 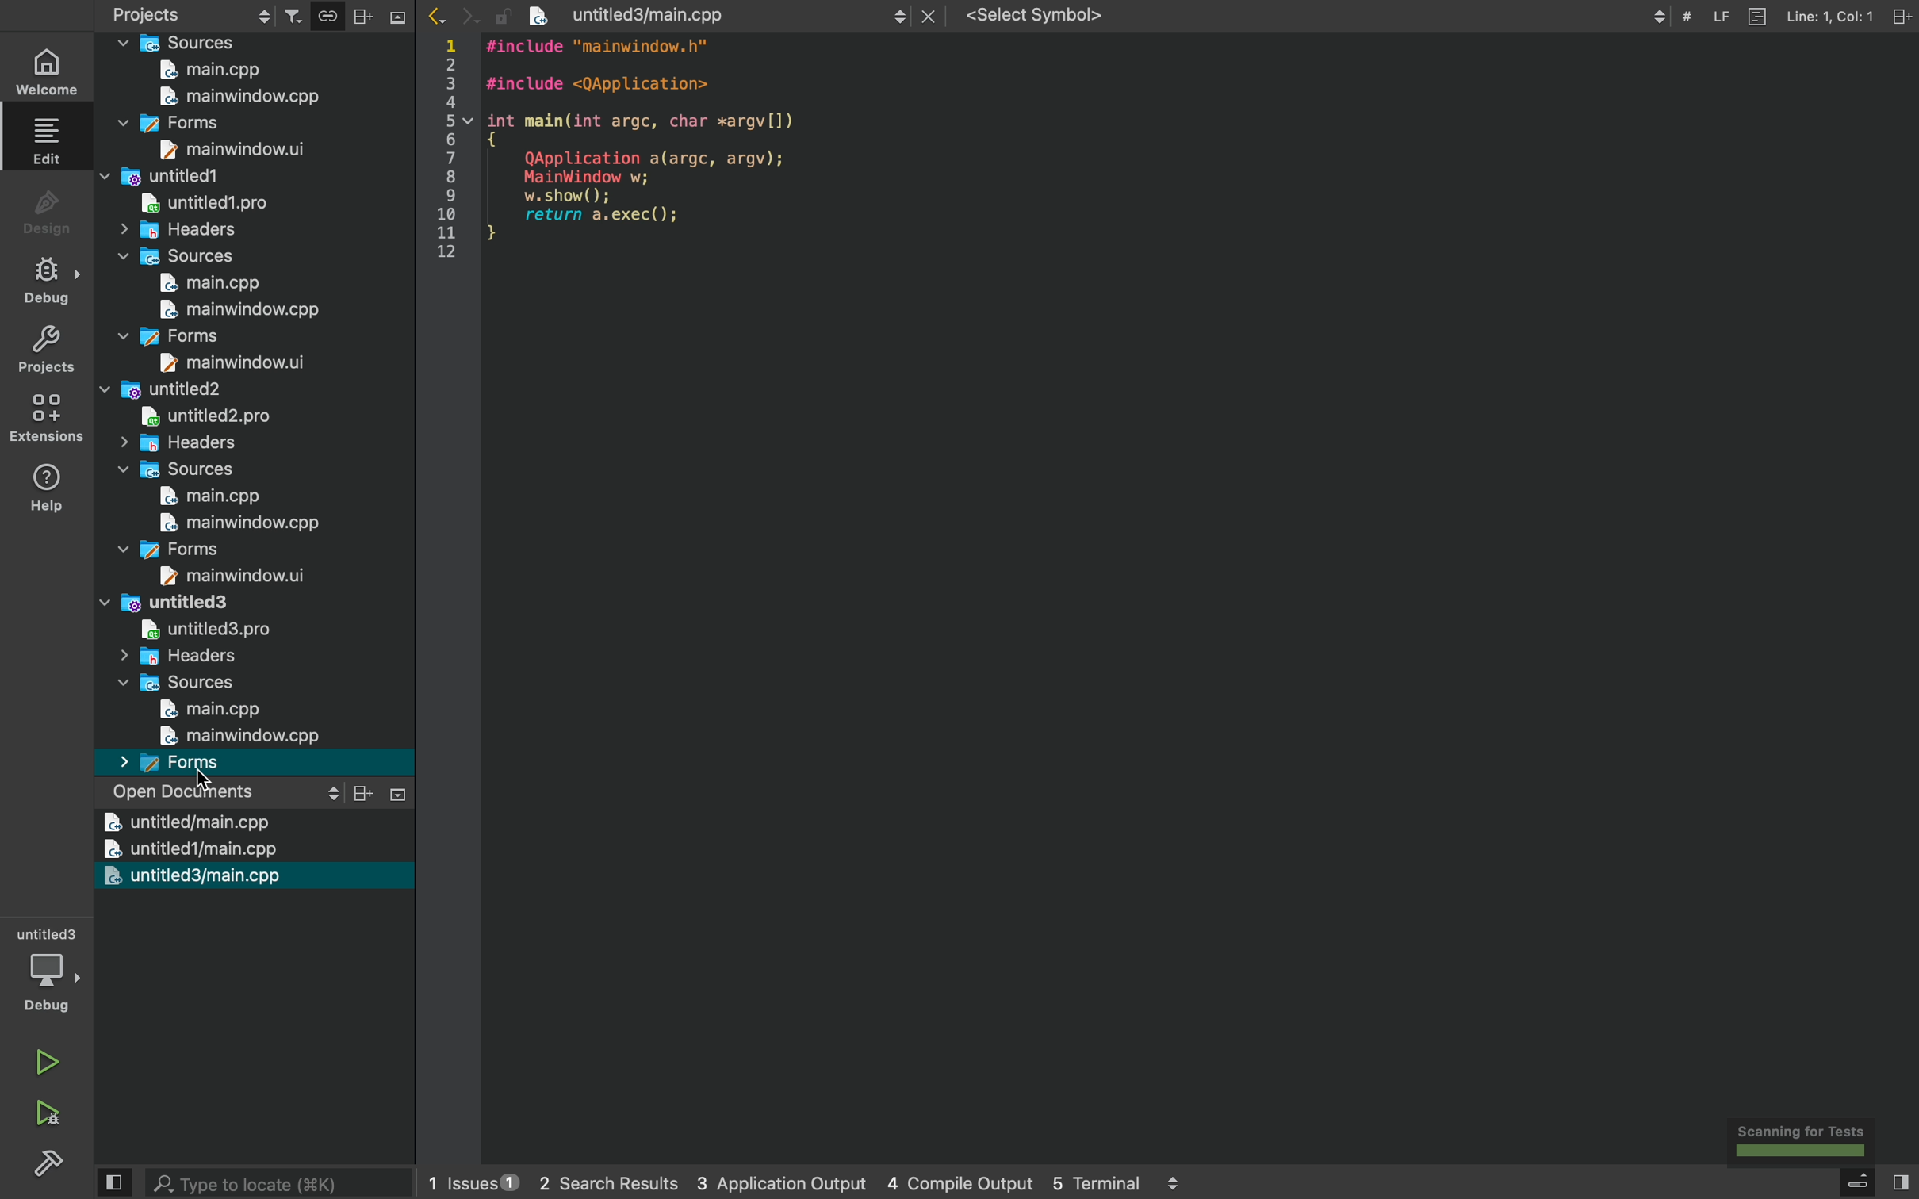 I want to click on projects, so click(x=193, y=13).